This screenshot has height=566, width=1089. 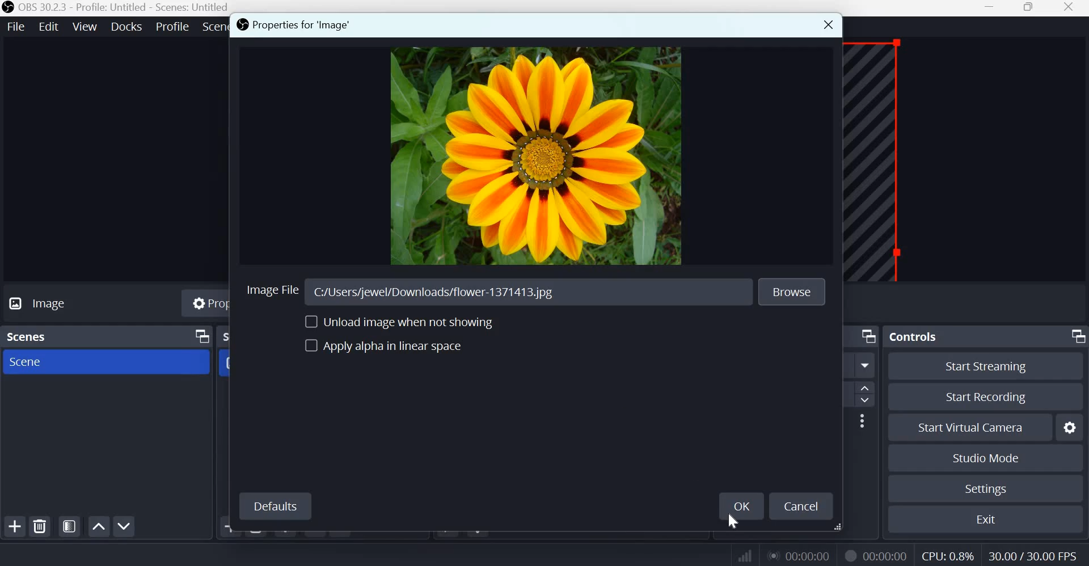 What do you see at coordinates (1036, 554) in the screenshot?
I see `30.00/30.00 FPS` at bounding box center [1036, 554].